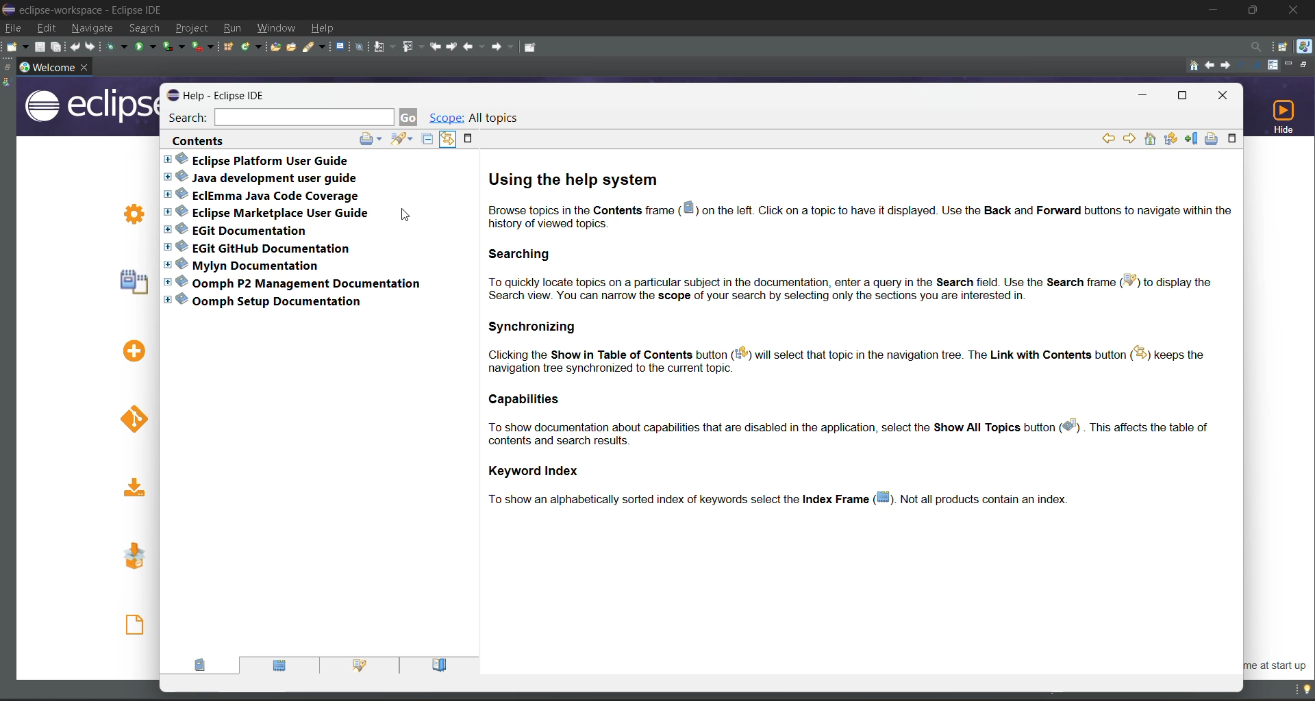 The width and height of the screenshot is (1315, 701). I want to click on window, so click(276, 26).